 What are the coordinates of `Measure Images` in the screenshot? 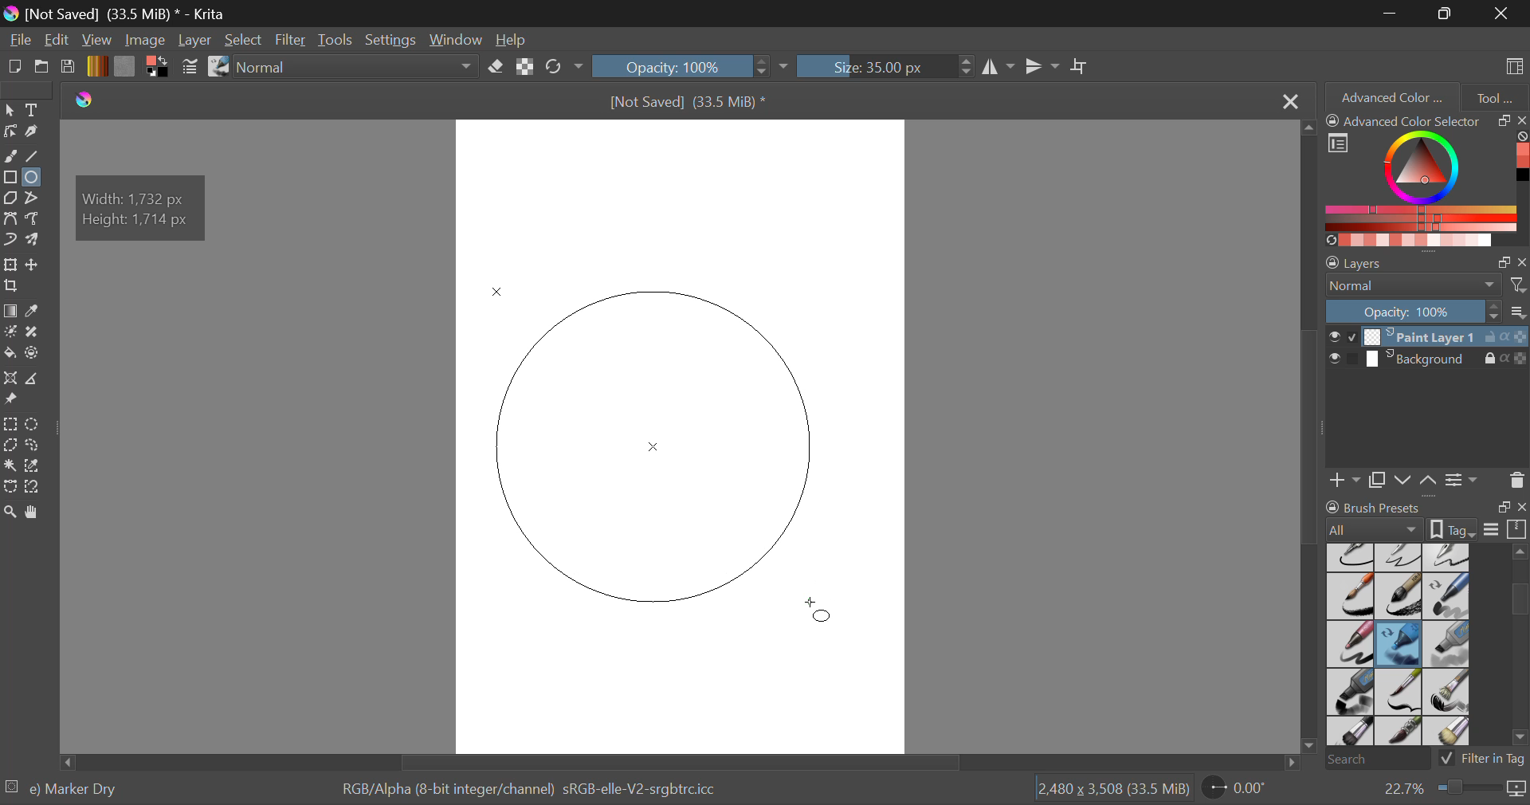 It's located at (34, 381).